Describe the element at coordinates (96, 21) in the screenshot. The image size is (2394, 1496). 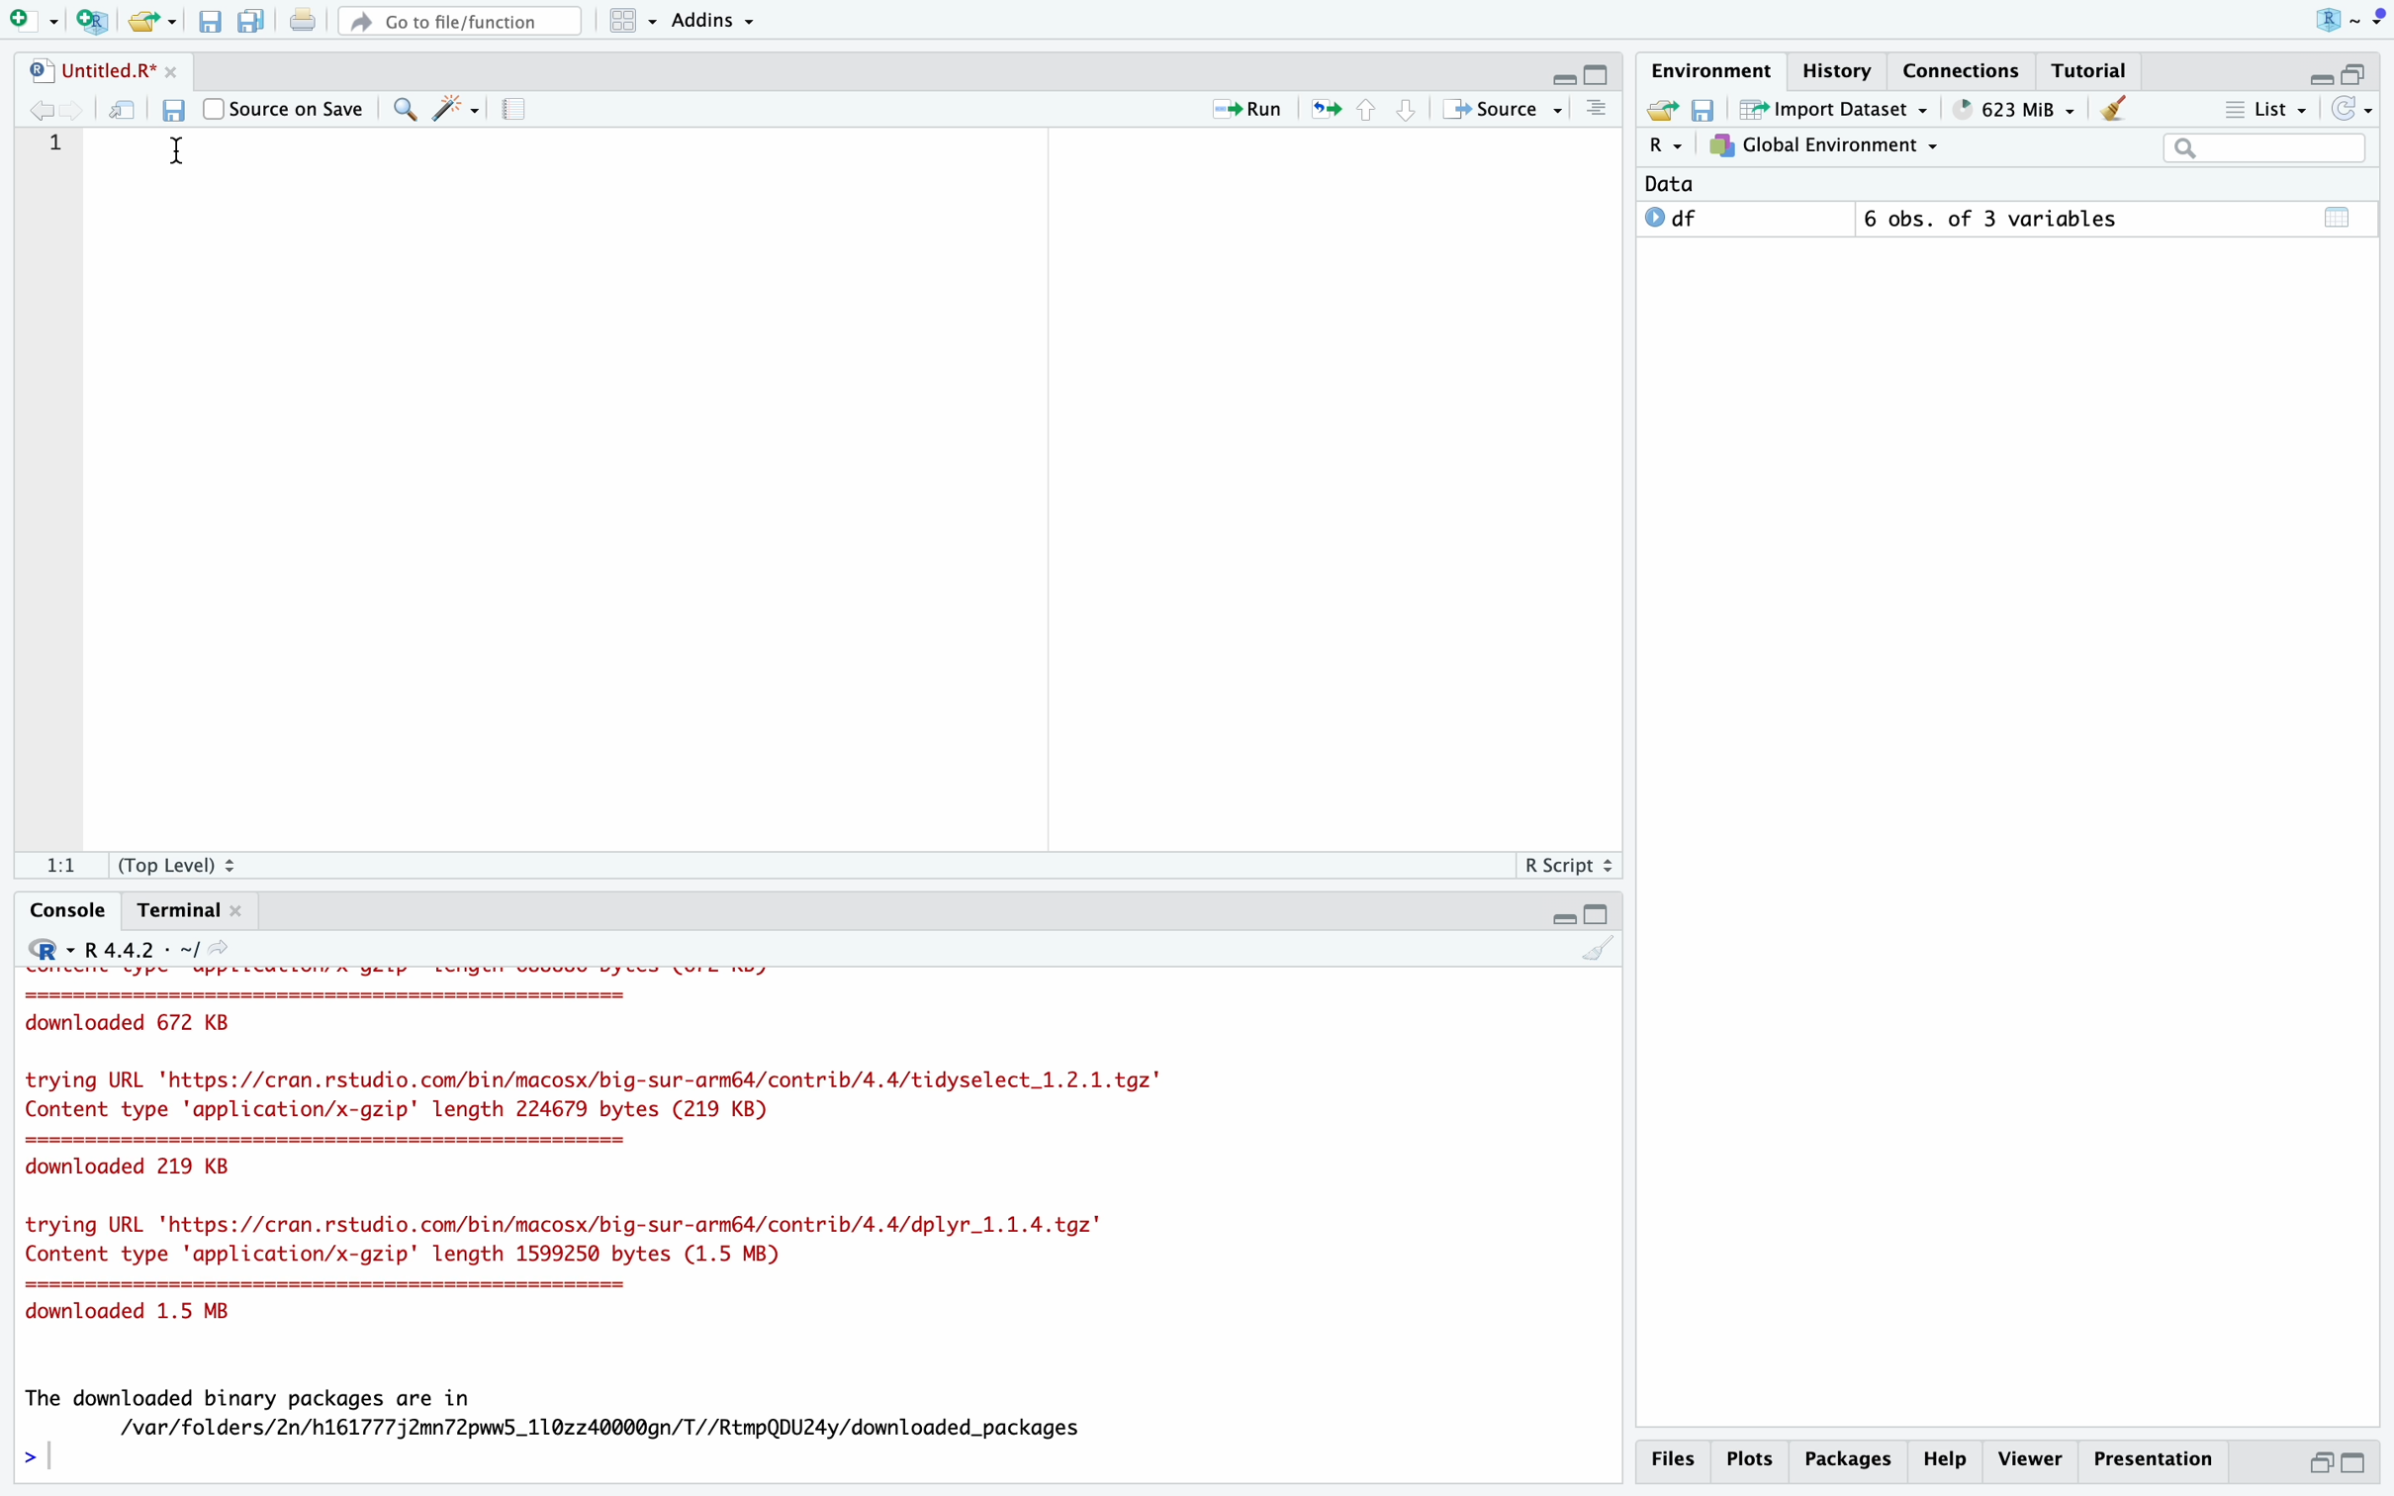
I see `Create new project` at that location.